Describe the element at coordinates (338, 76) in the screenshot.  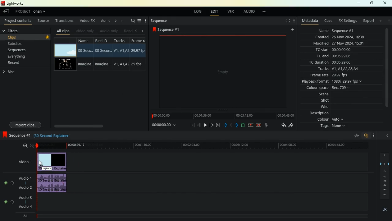
I see `frame rate` at that location.